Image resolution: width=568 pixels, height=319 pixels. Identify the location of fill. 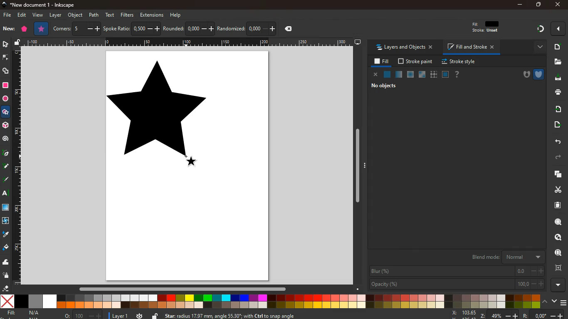
(23, 313).